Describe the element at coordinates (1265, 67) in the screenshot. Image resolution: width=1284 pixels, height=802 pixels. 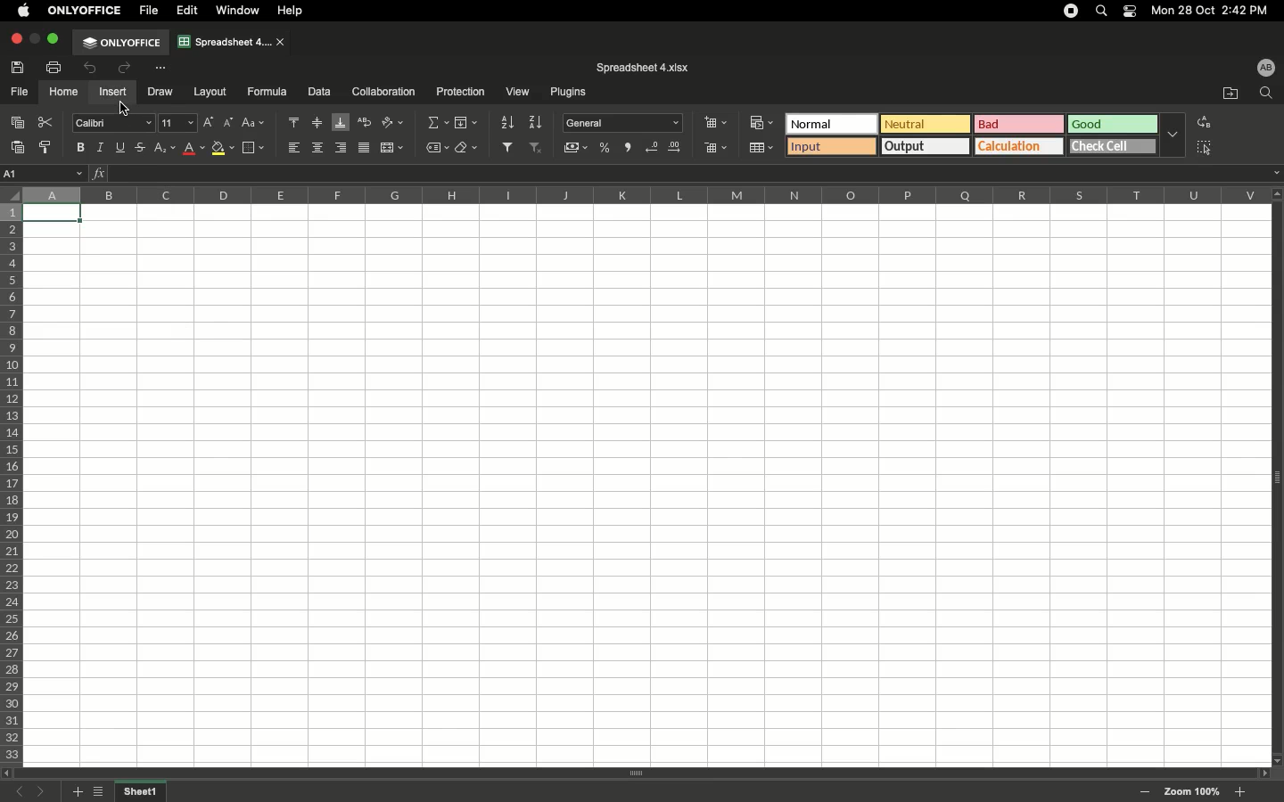
I see `User` at that location.